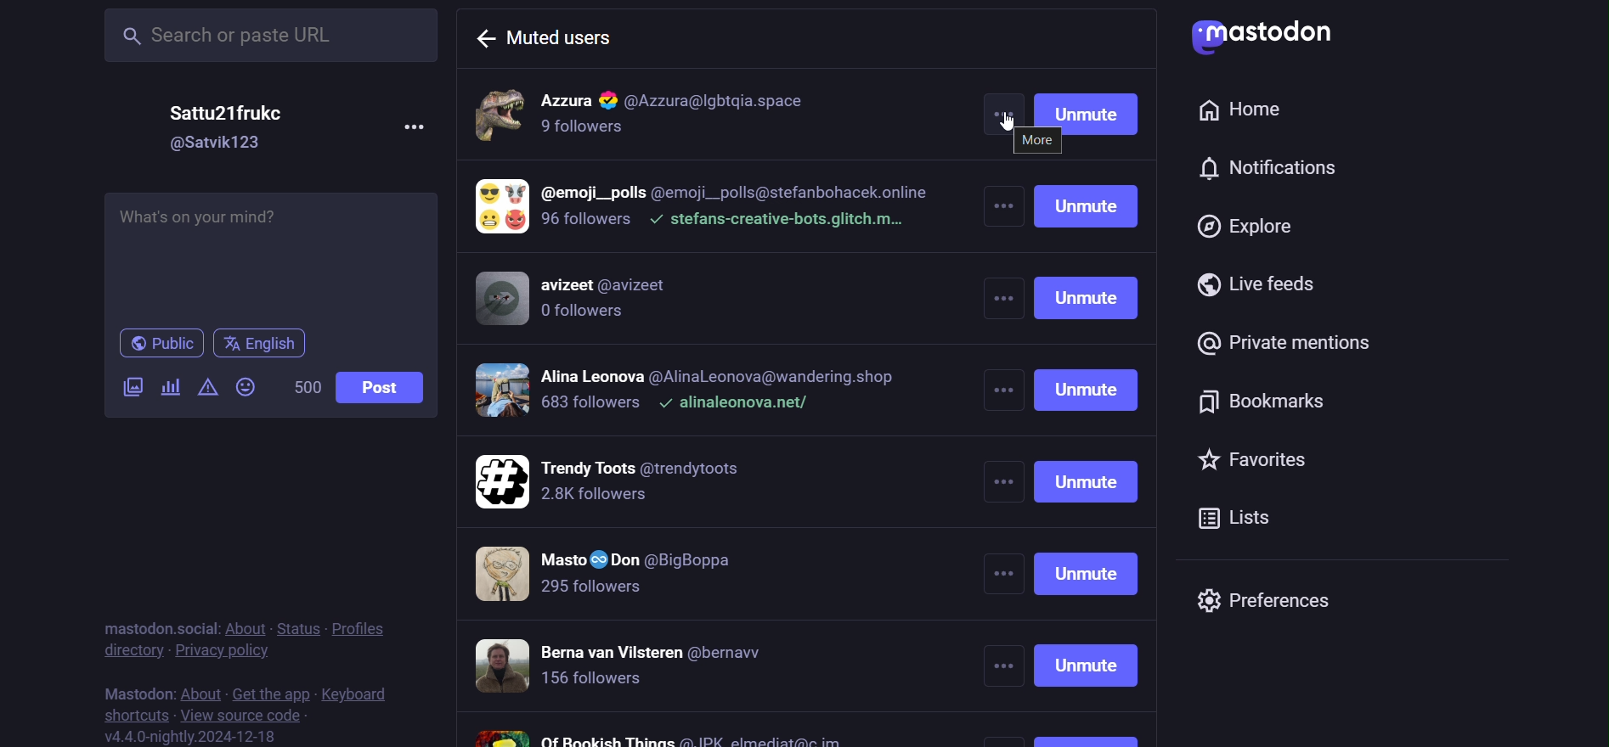 This screenshot has height=747, width=1609. I want to click on unmute, so click(1088, 110).